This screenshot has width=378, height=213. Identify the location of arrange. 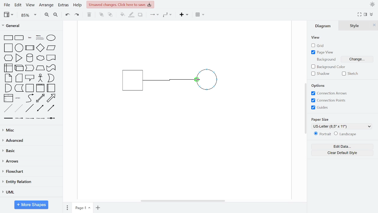
(46, 5).